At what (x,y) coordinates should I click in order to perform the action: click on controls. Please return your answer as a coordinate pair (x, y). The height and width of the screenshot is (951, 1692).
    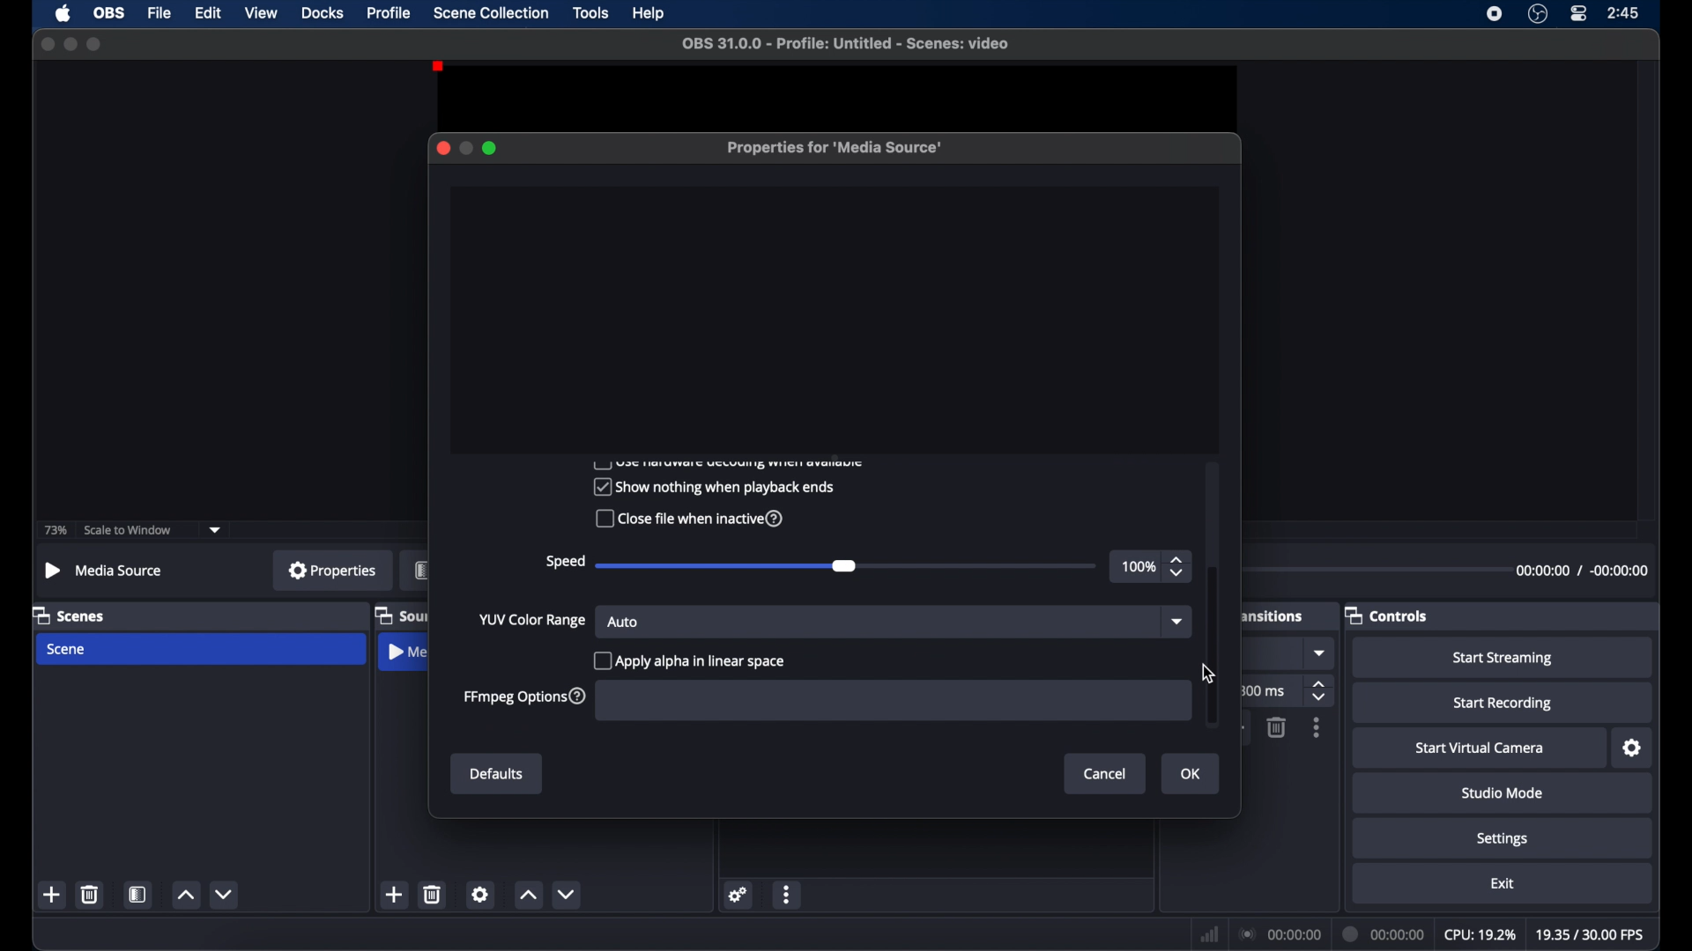
    Looking at the image, I should click on (1387, 615).